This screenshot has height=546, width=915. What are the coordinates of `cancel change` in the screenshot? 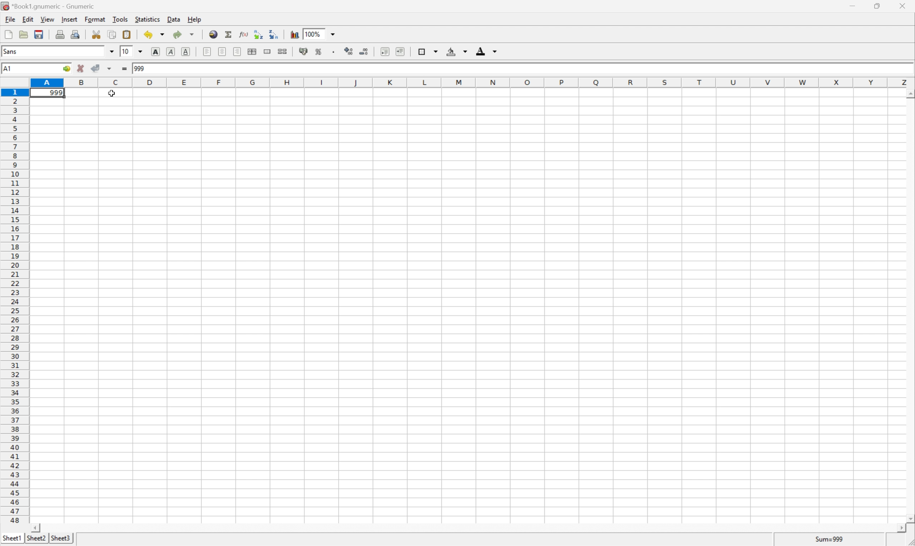 It's located at (81, 68).